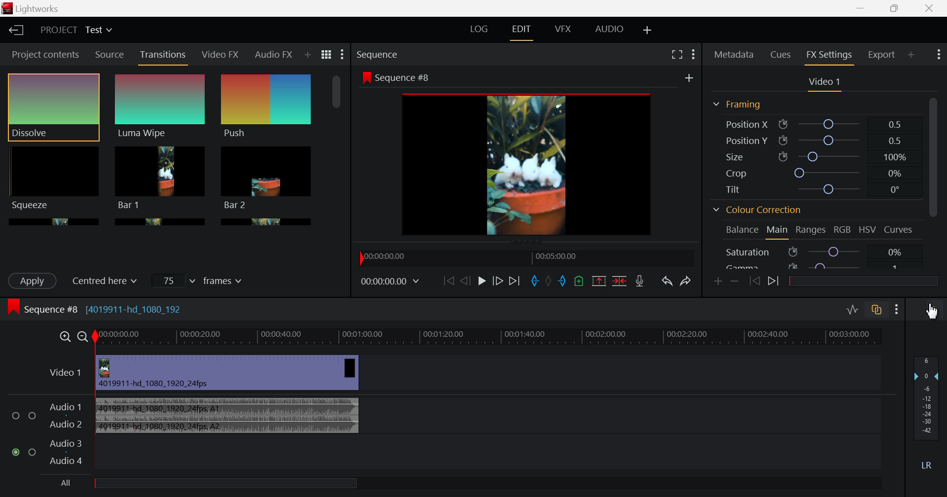 This screenshot has width=947, height=497. What do you see at coordinates (443, 430) in the screenshot?
I see `Audio Input Field` at bounding box center [443, 430].